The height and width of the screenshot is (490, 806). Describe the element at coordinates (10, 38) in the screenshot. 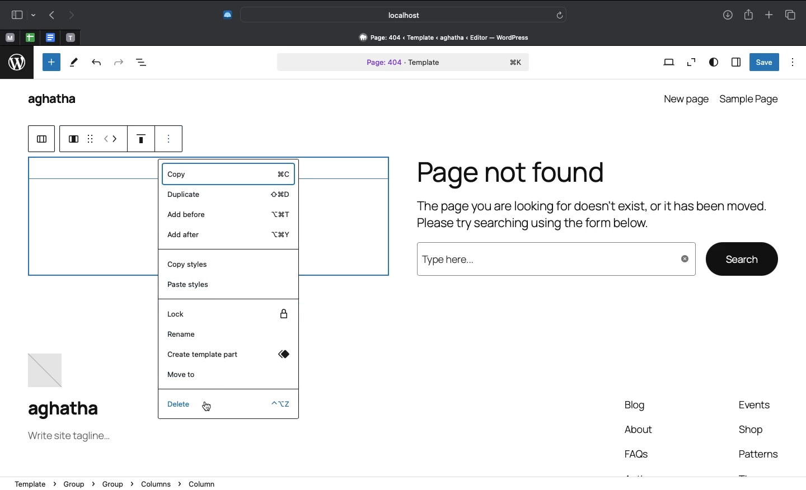

I see `open tab` at that location.